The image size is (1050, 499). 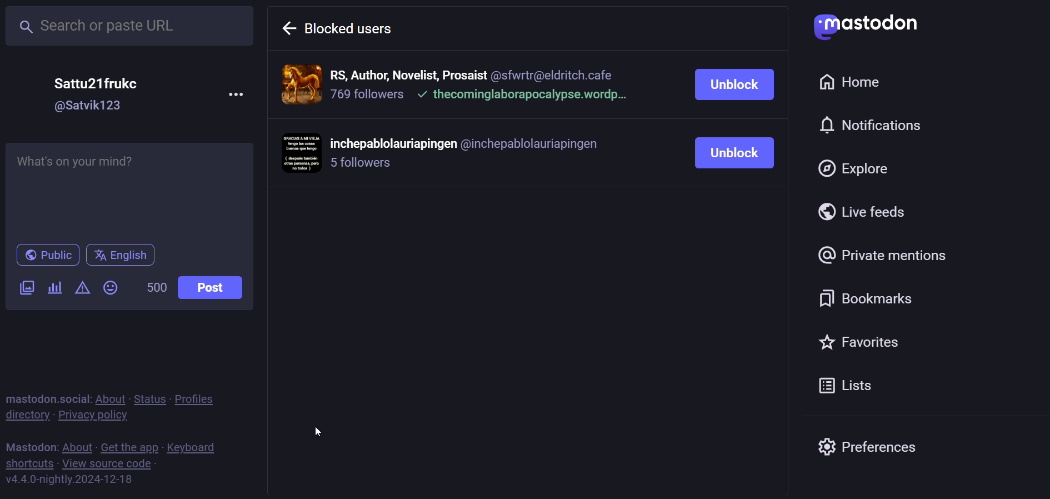 What do you see at coordinates (299, 84) in the screenshot?
I see `profile picture` at bounding box center [299, 84].